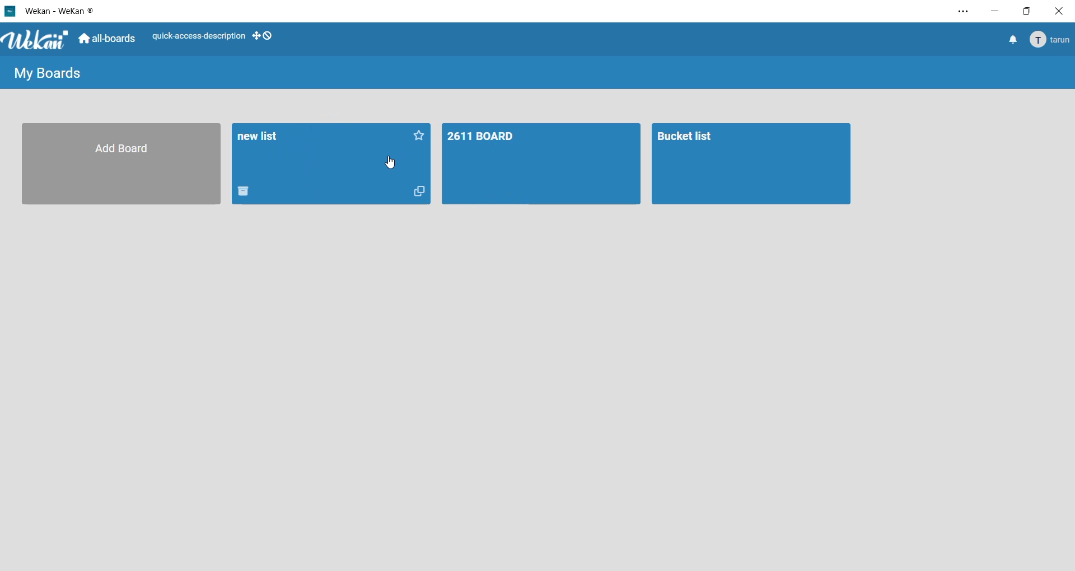 The image size is (1075, 571). I want to click on board title, so click(262, 138).